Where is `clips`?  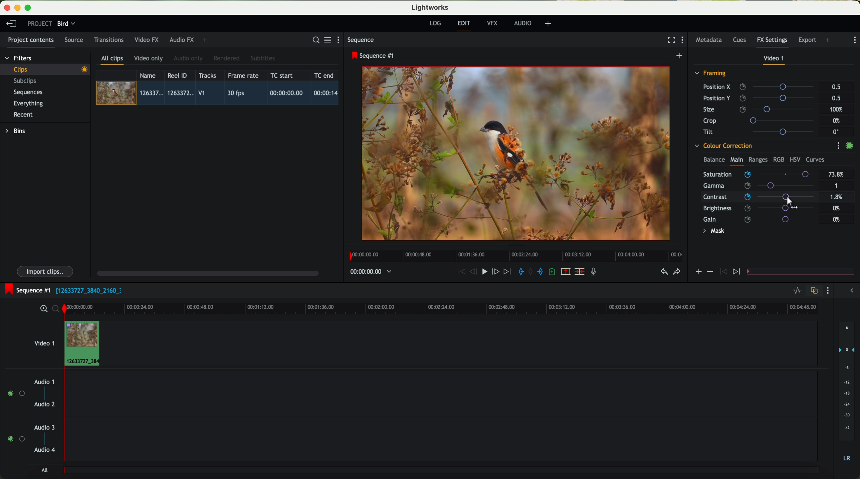 clips is located at coordinates (45, 69).